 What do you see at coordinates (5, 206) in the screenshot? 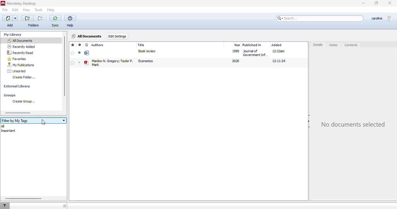
I see `filter documents by author, tag or publication` at bounding box center [5, 206].